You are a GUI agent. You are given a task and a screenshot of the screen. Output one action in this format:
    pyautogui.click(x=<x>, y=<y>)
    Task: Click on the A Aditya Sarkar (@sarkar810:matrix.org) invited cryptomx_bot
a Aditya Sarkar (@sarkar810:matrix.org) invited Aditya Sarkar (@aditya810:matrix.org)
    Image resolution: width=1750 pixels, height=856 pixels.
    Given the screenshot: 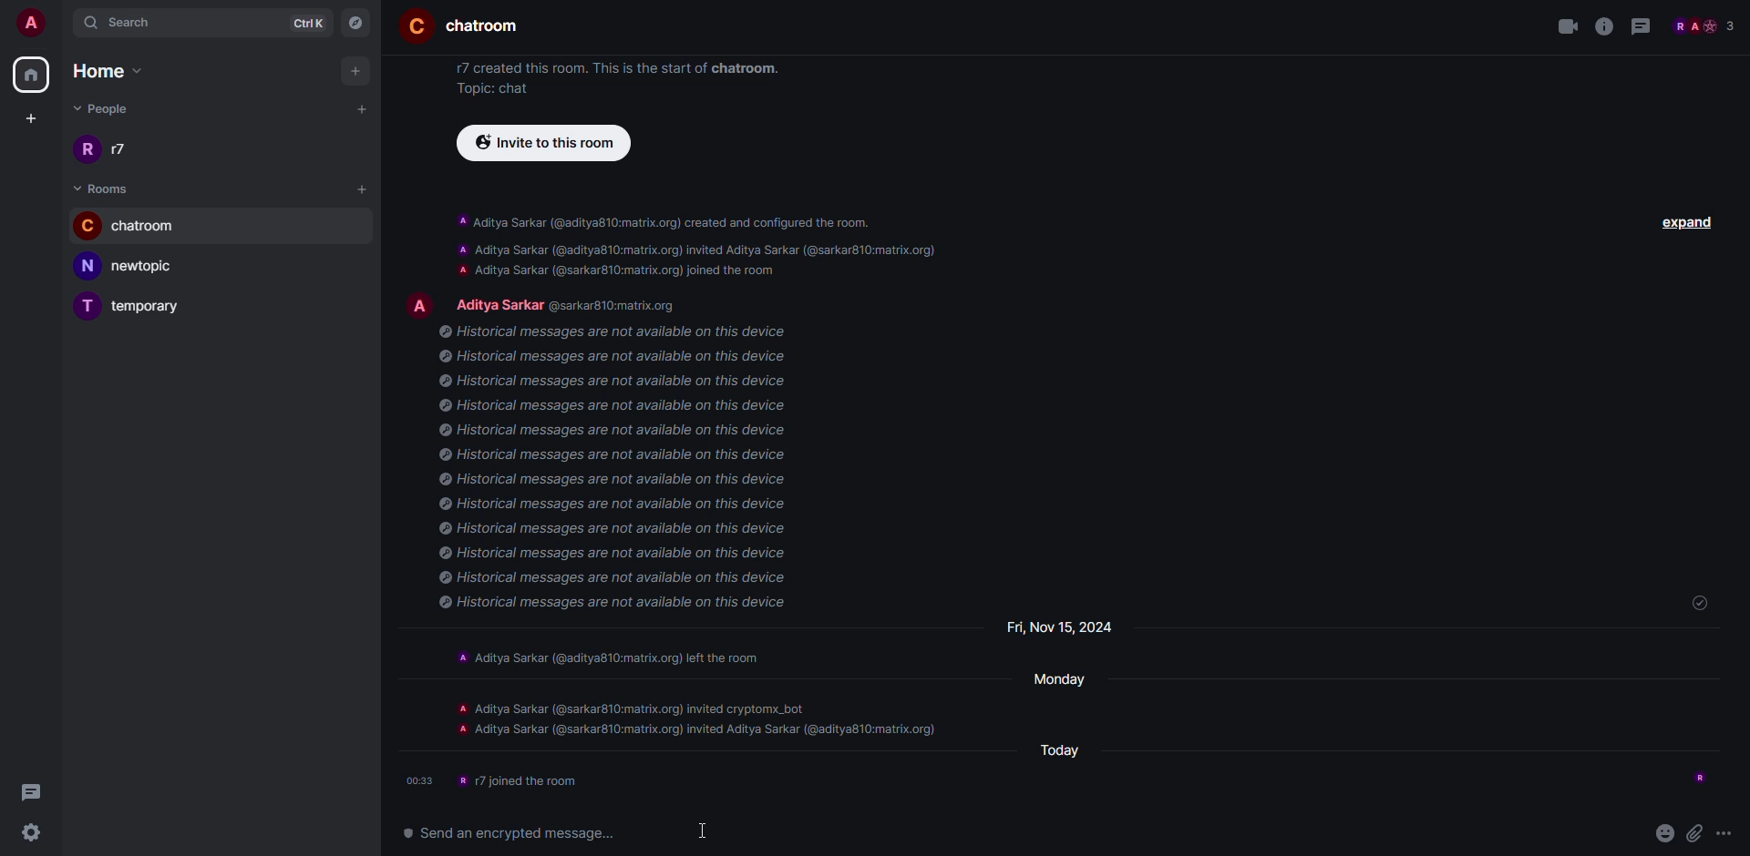 What is the action you would take?
    pyautogui.click(x=692, y=718)
    